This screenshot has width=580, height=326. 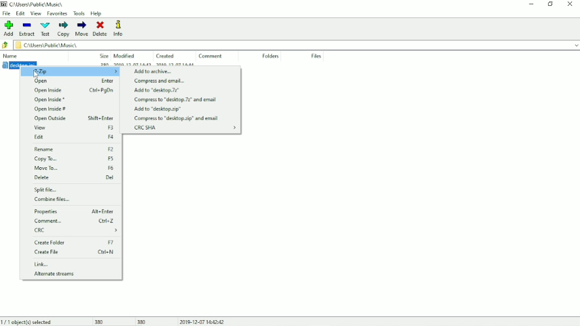 What do you see at coordinates (63, 29) in the screenshot?
I see `Copy` at bounding box center [63, 29].